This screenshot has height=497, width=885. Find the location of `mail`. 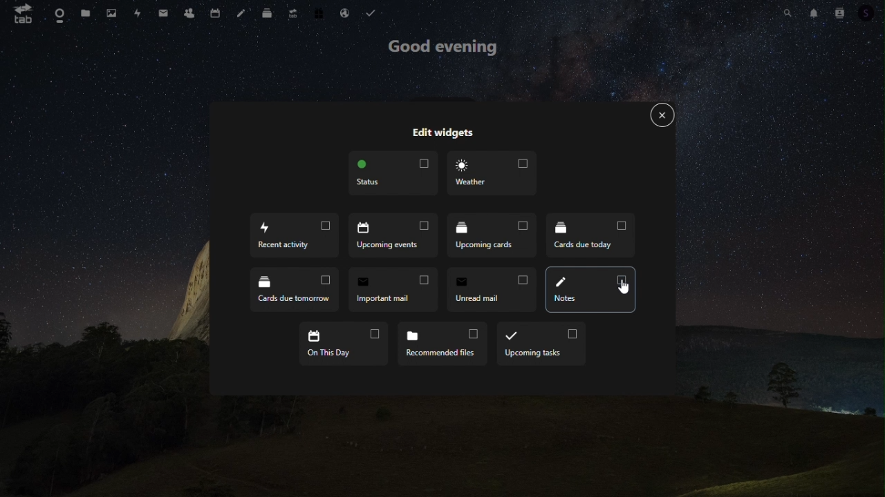

mail is located at coordinates (162, 15).